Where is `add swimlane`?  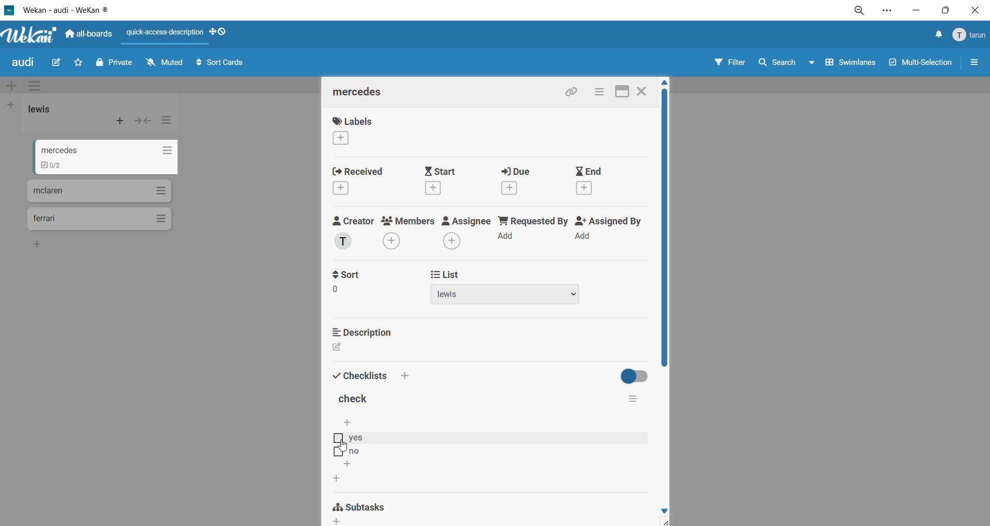 add swimlane is located at coordinates (15, 86).